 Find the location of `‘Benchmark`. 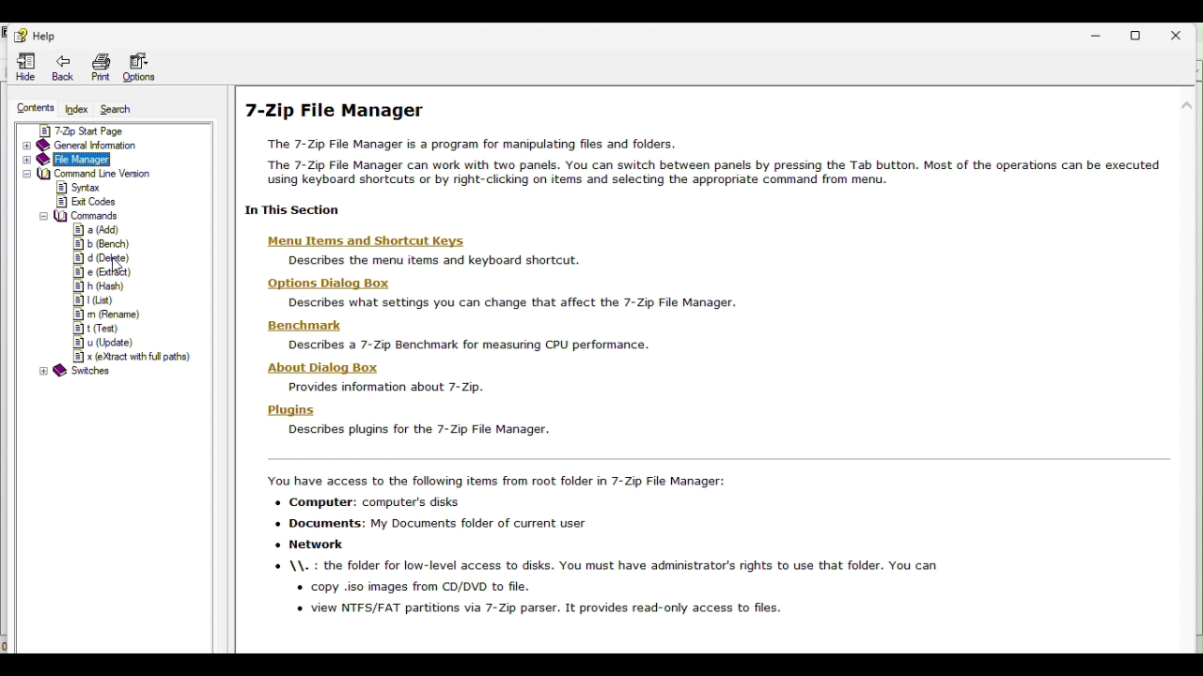

‘Benchmark is located at coordinates (299, 326).